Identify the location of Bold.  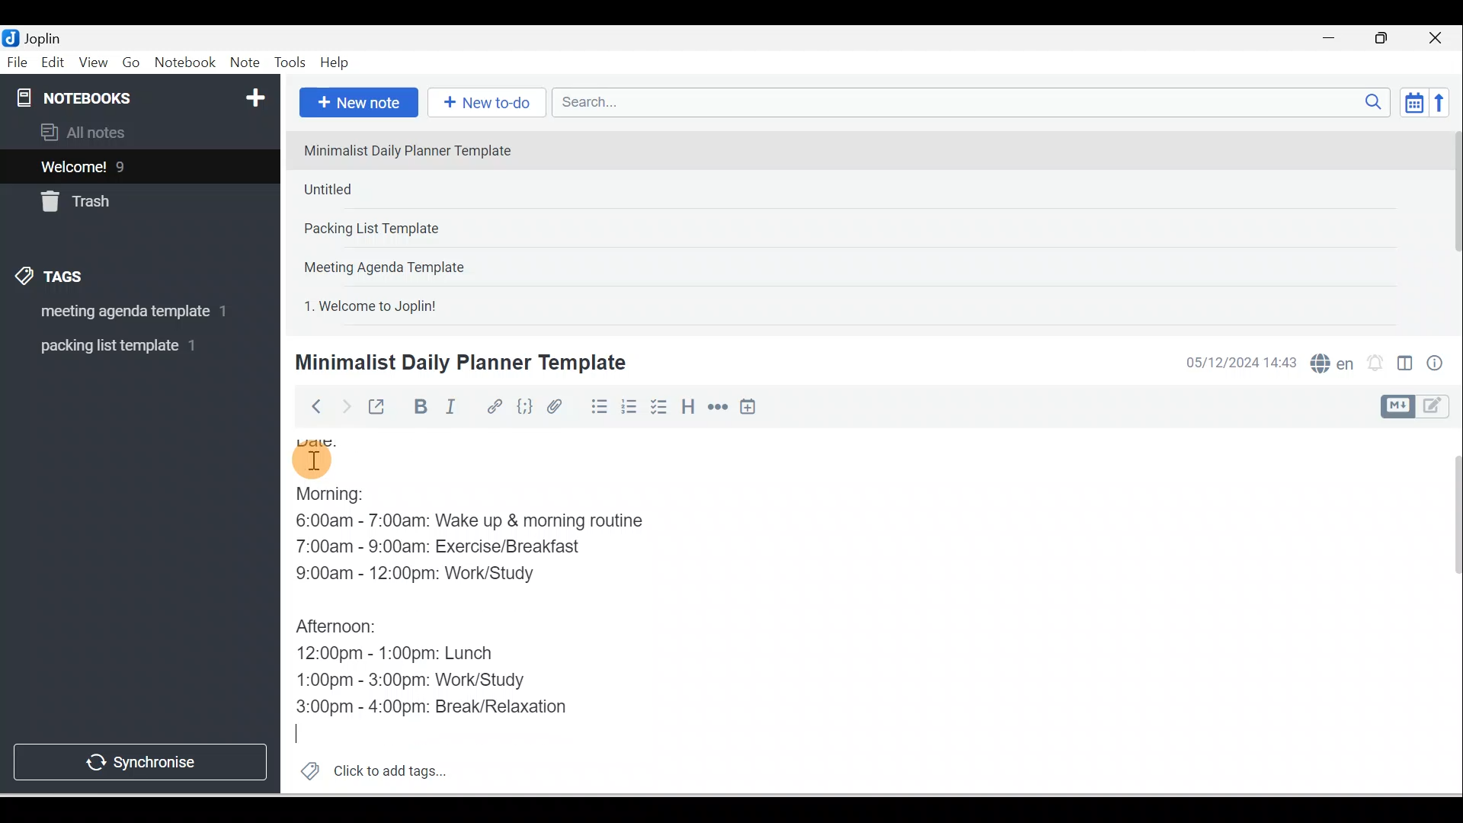
(418, 407).